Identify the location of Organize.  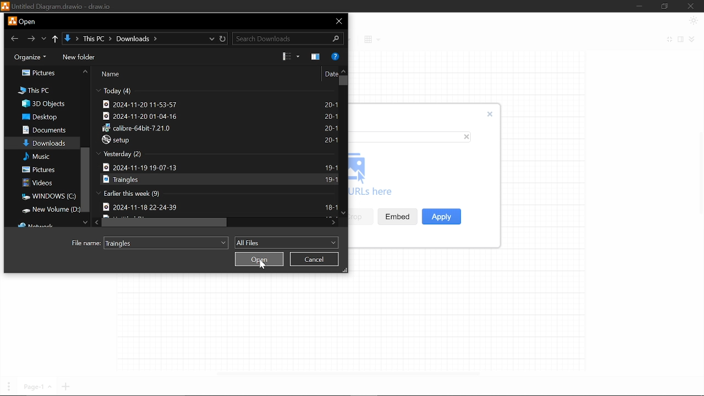
(31, 58).